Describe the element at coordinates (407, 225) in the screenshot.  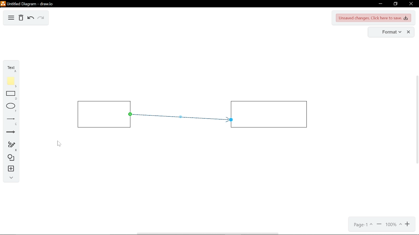
I see `zoom in` at that location.